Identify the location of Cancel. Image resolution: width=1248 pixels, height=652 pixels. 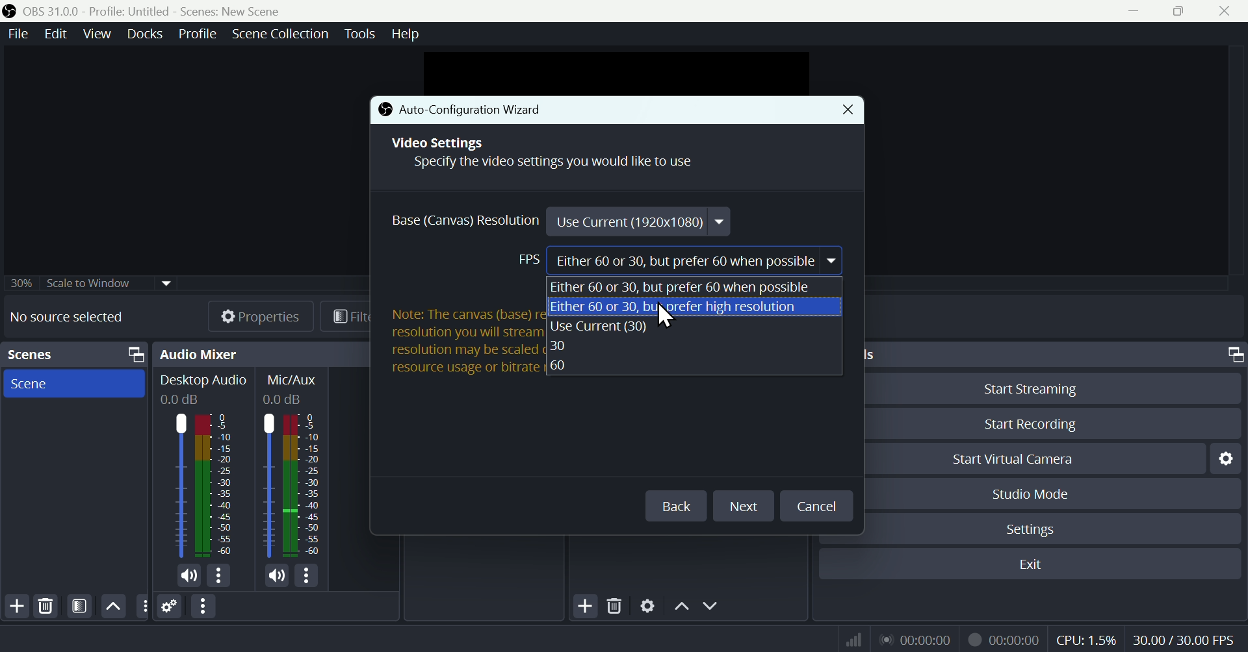
(815, 507).